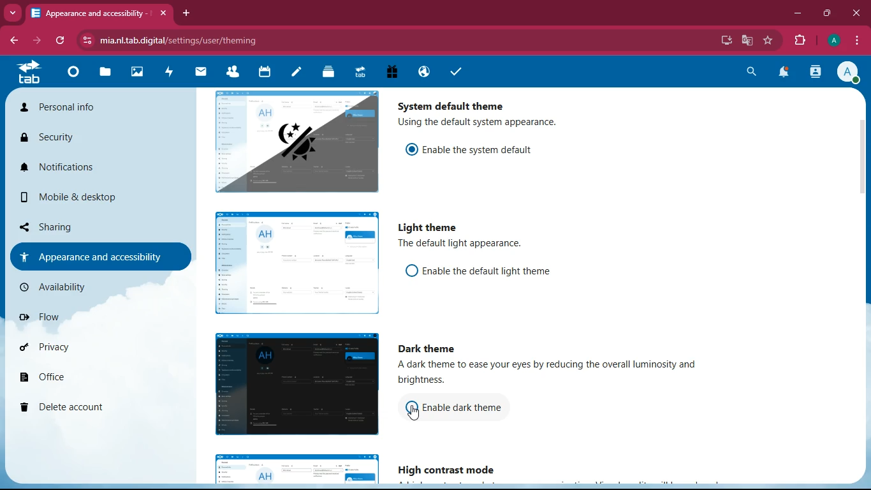 This screenshot has height=490, width=871. I want to click on forward, so click(38, 41).